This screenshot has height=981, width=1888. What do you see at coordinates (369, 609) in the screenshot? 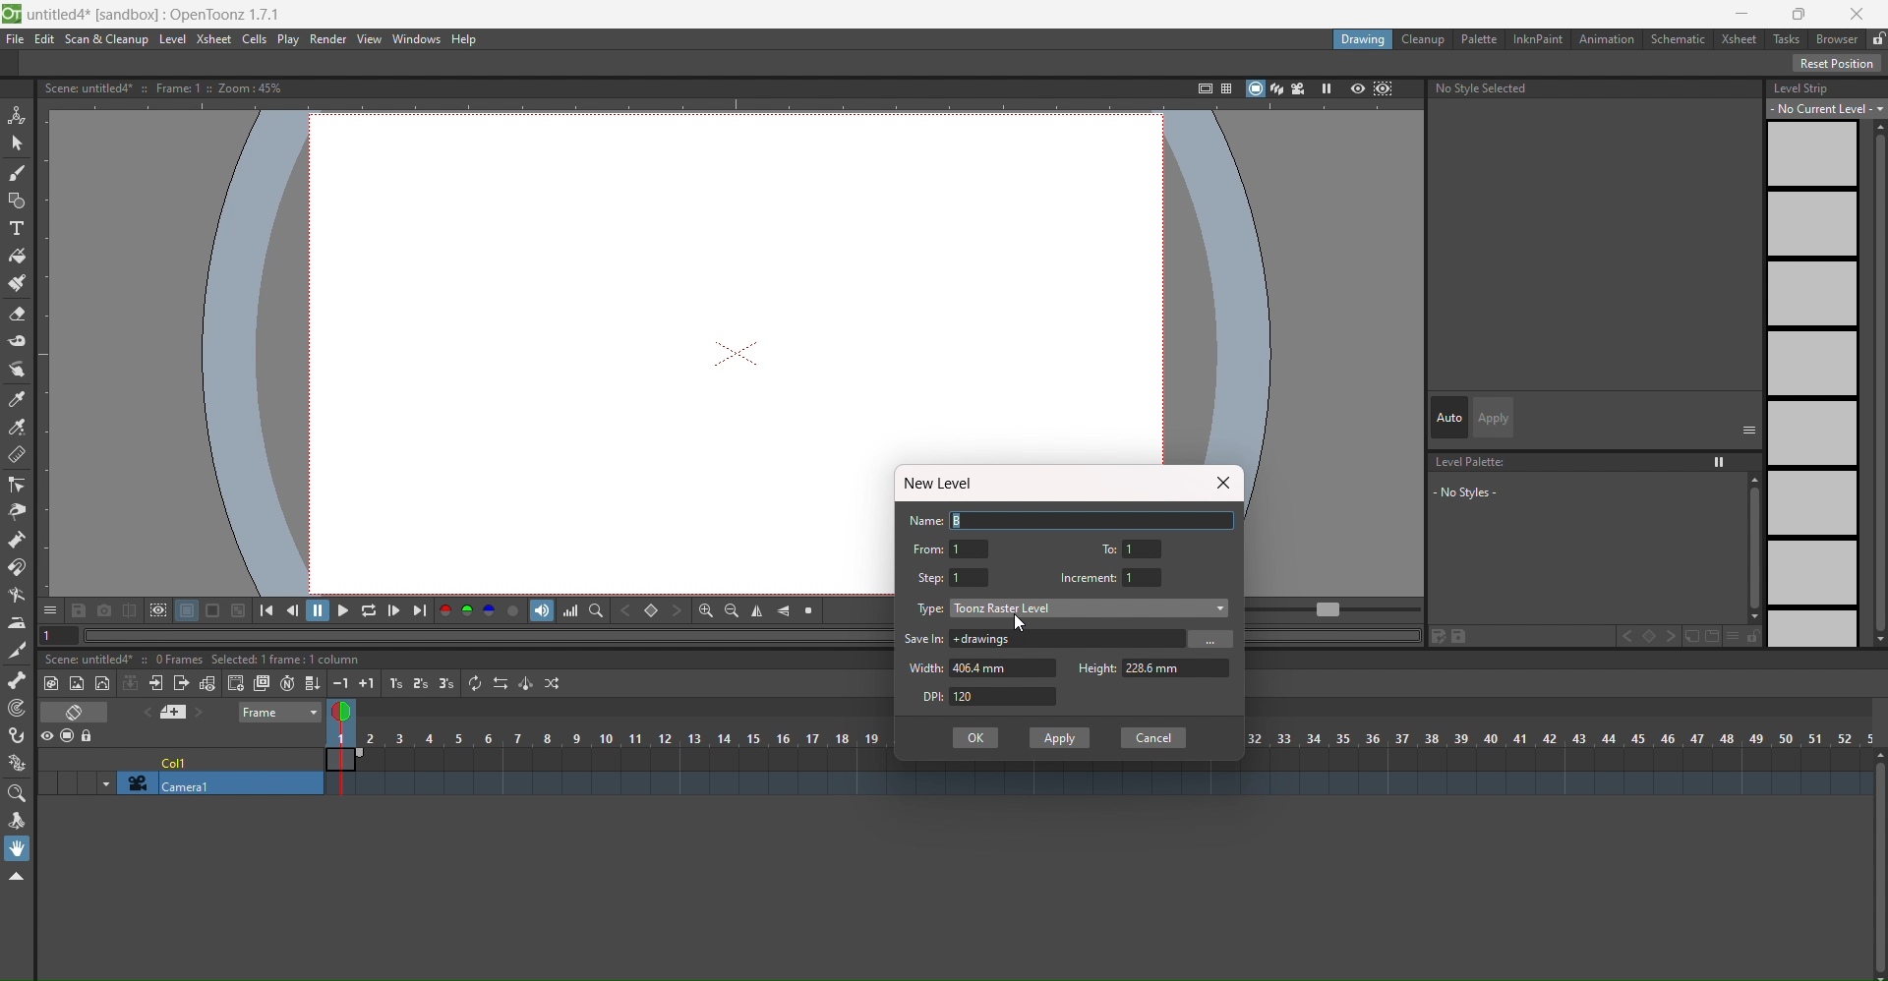
I see `loop` at bounding box center [369, 609].